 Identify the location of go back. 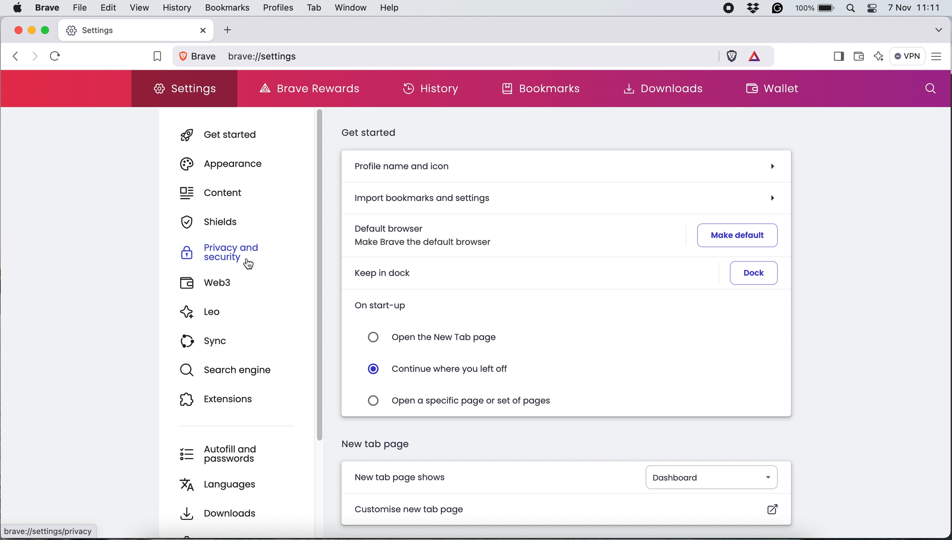
(15, 56).